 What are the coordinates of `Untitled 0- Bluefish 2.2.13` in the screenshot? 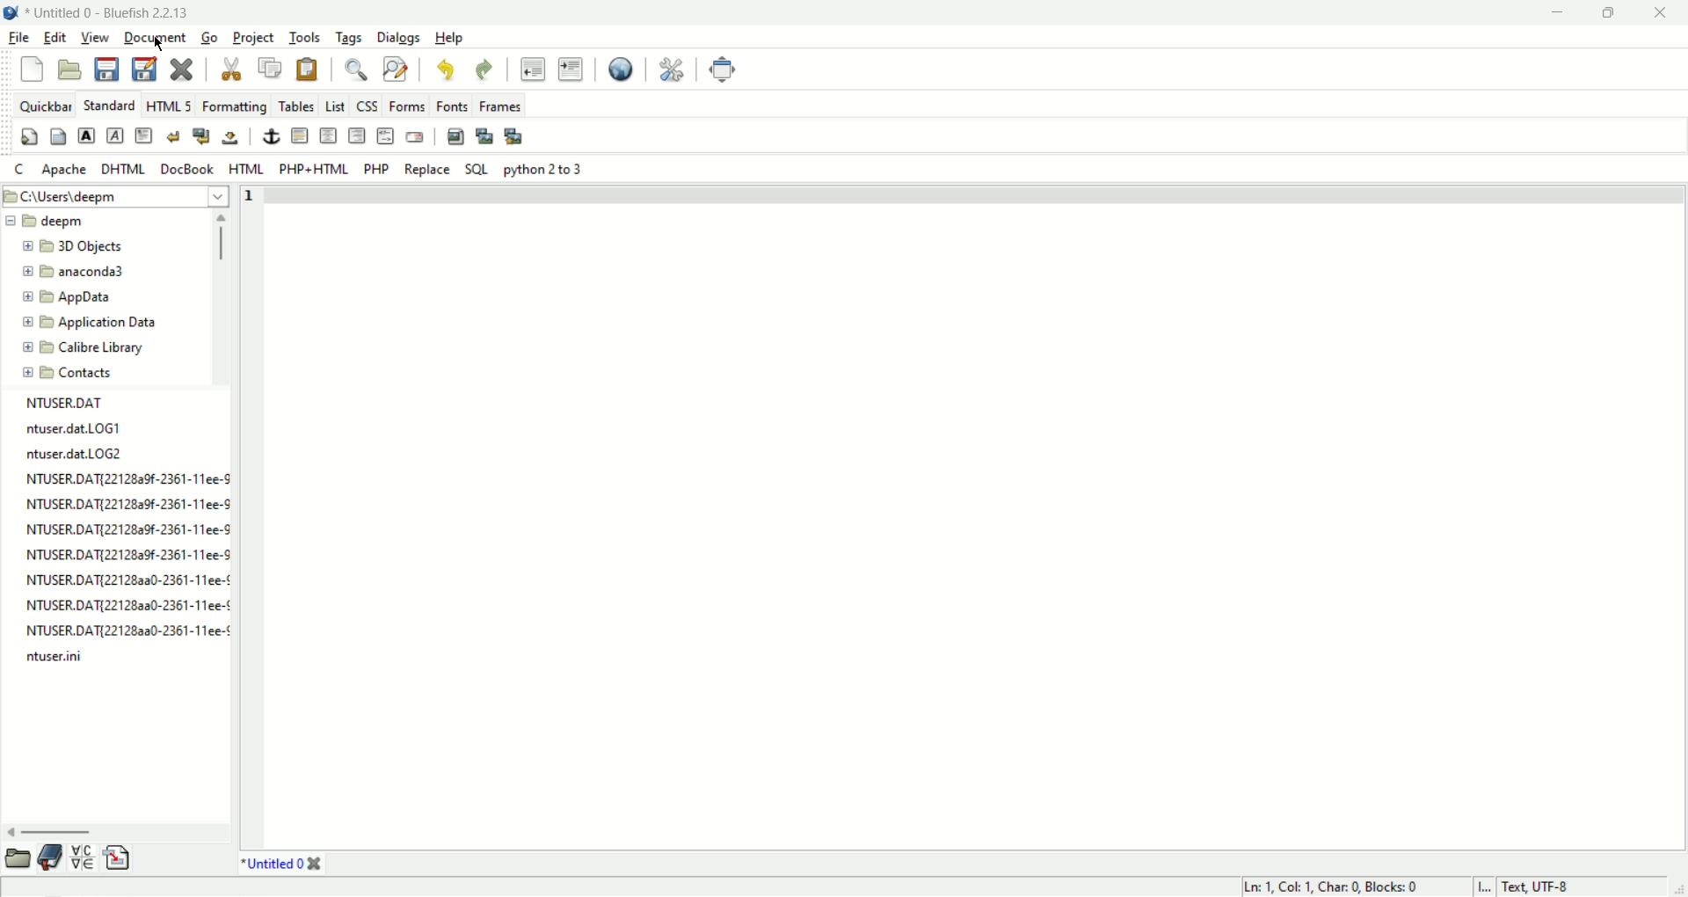 It's located at (133, 11).